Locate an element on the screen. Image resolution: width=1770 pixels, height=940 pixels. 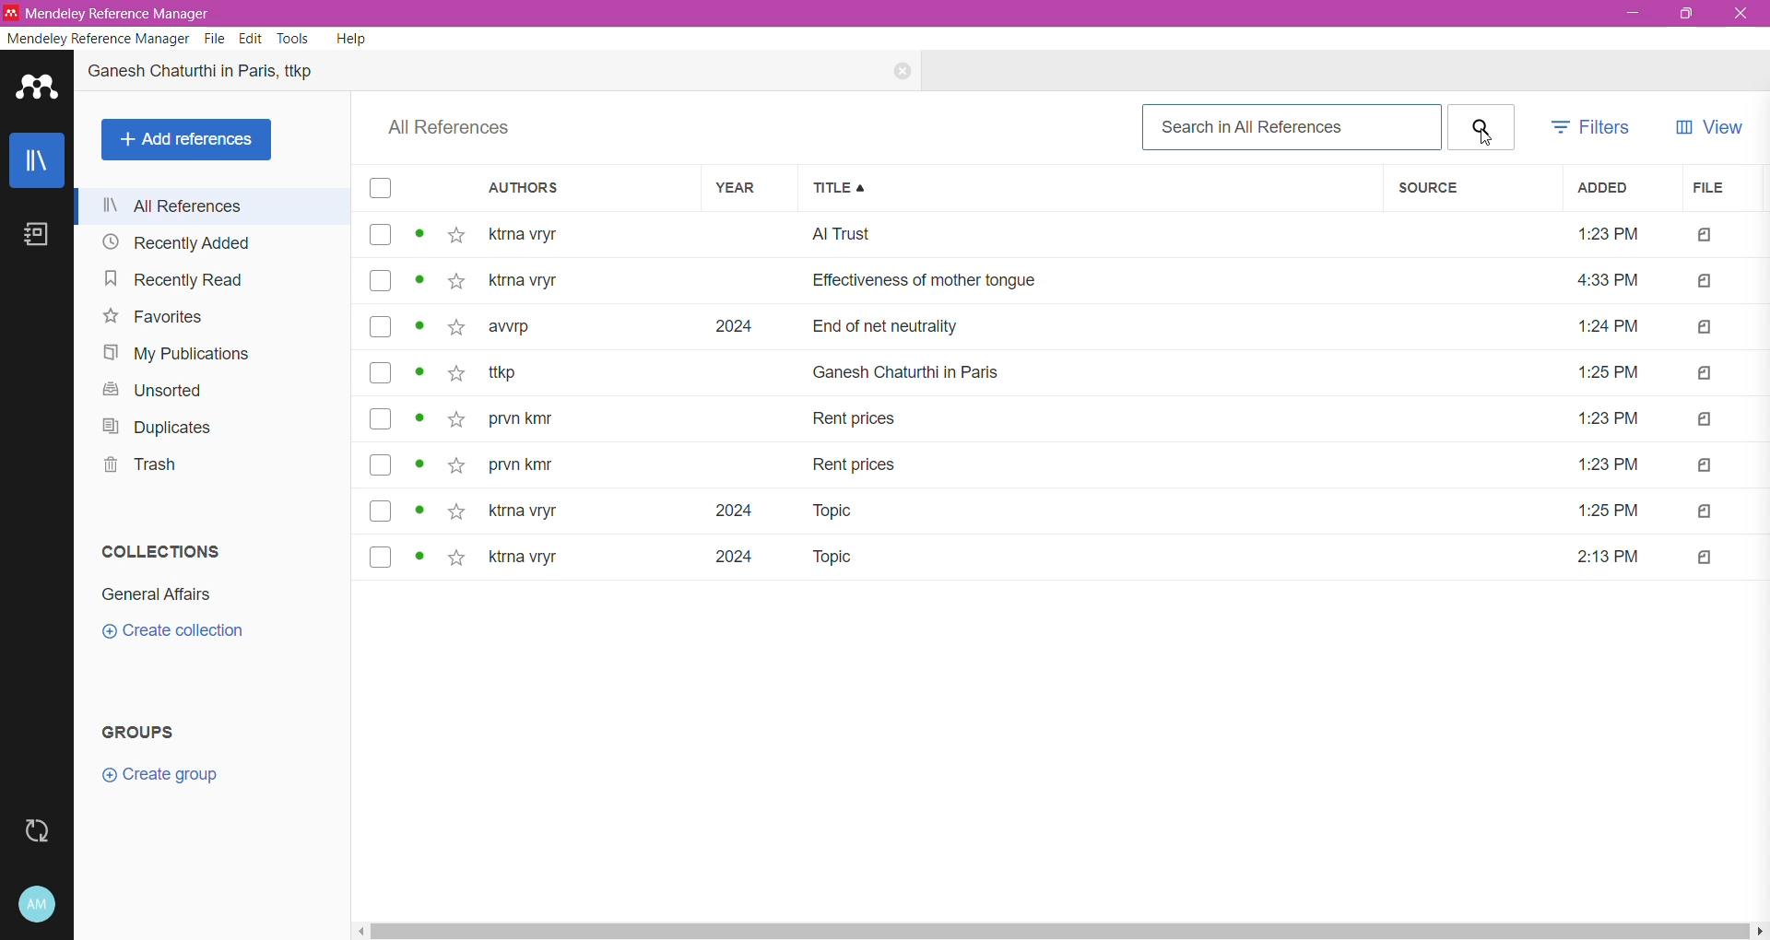
view status is located at coordinates (421, 419).